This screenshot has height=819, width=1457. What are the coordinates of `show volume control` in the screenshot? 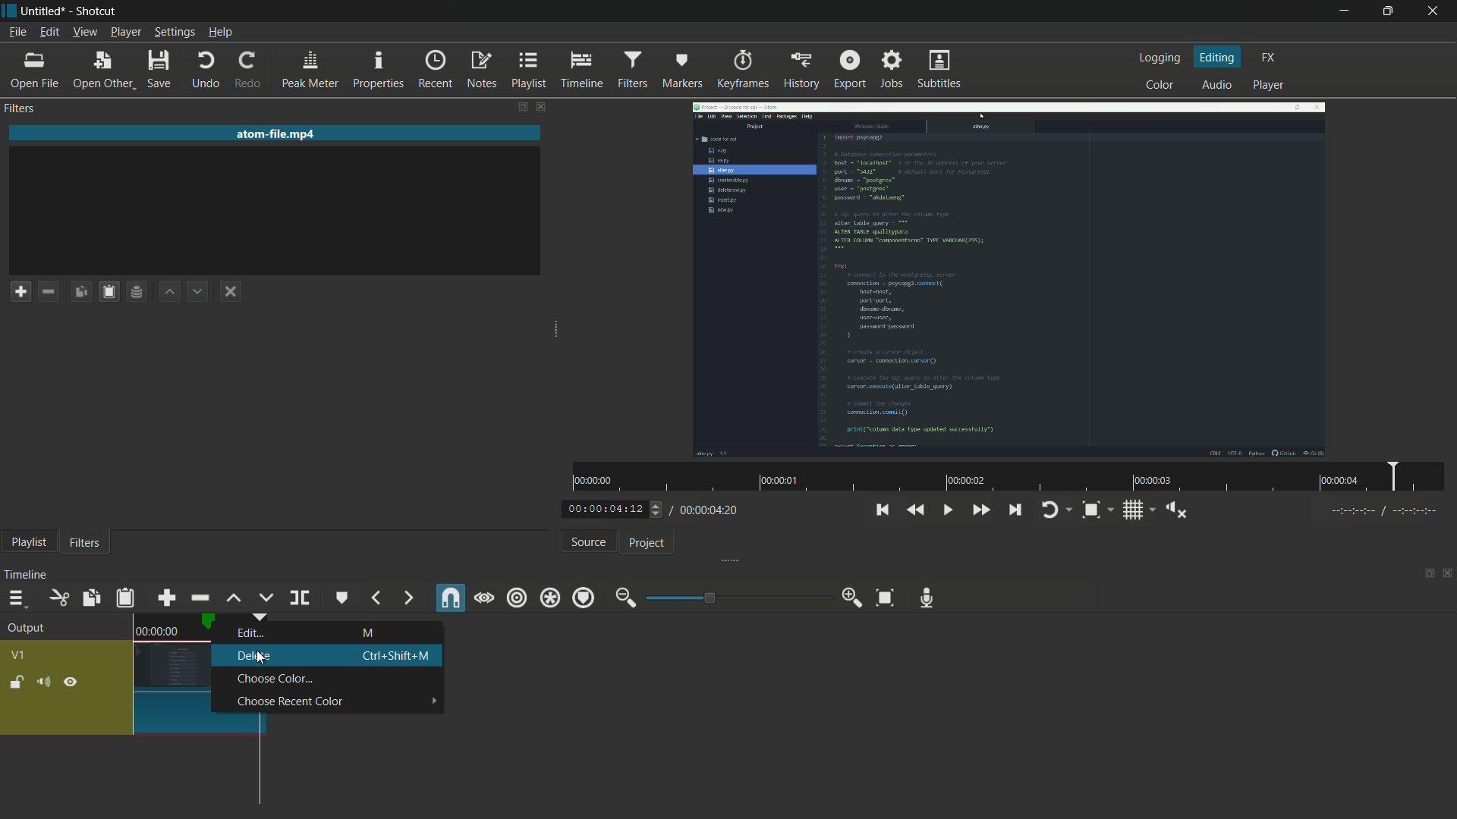 It's located at (1177, 510).